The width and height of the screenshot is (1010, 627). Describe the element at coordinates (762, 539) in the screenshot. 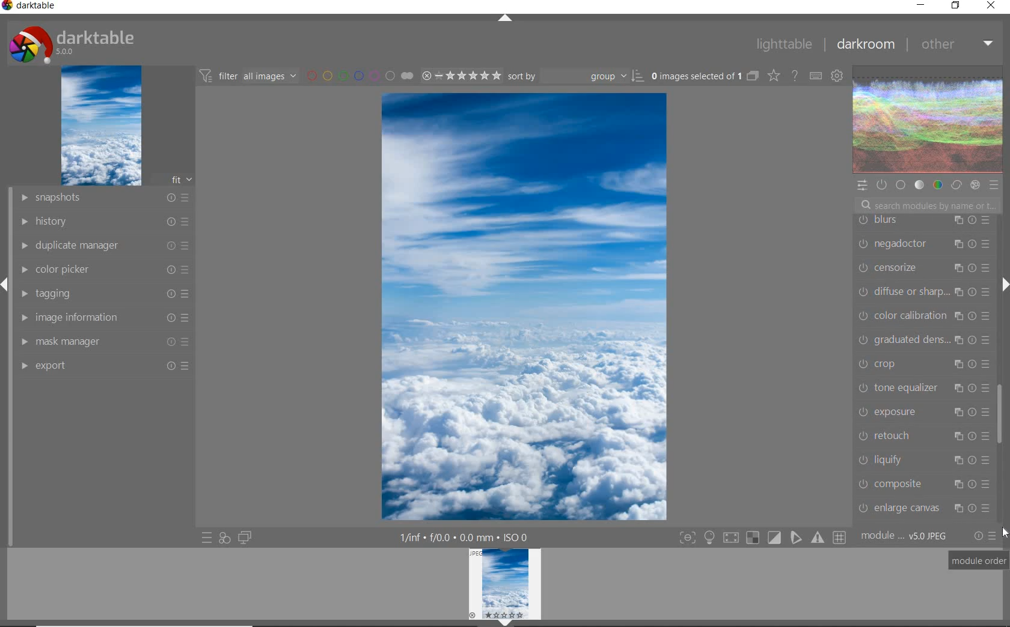

I see `TOGGLE MODES` at that location.